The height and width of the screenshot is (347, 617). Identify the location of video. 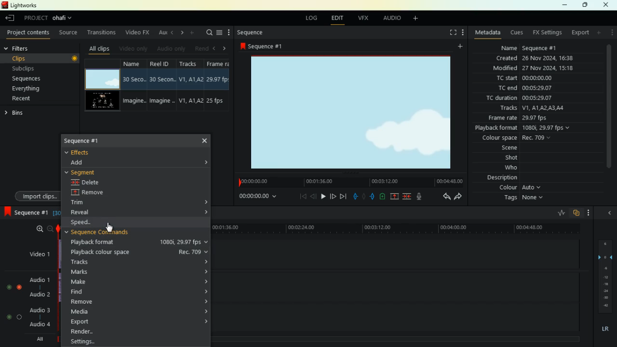
(100, 79).